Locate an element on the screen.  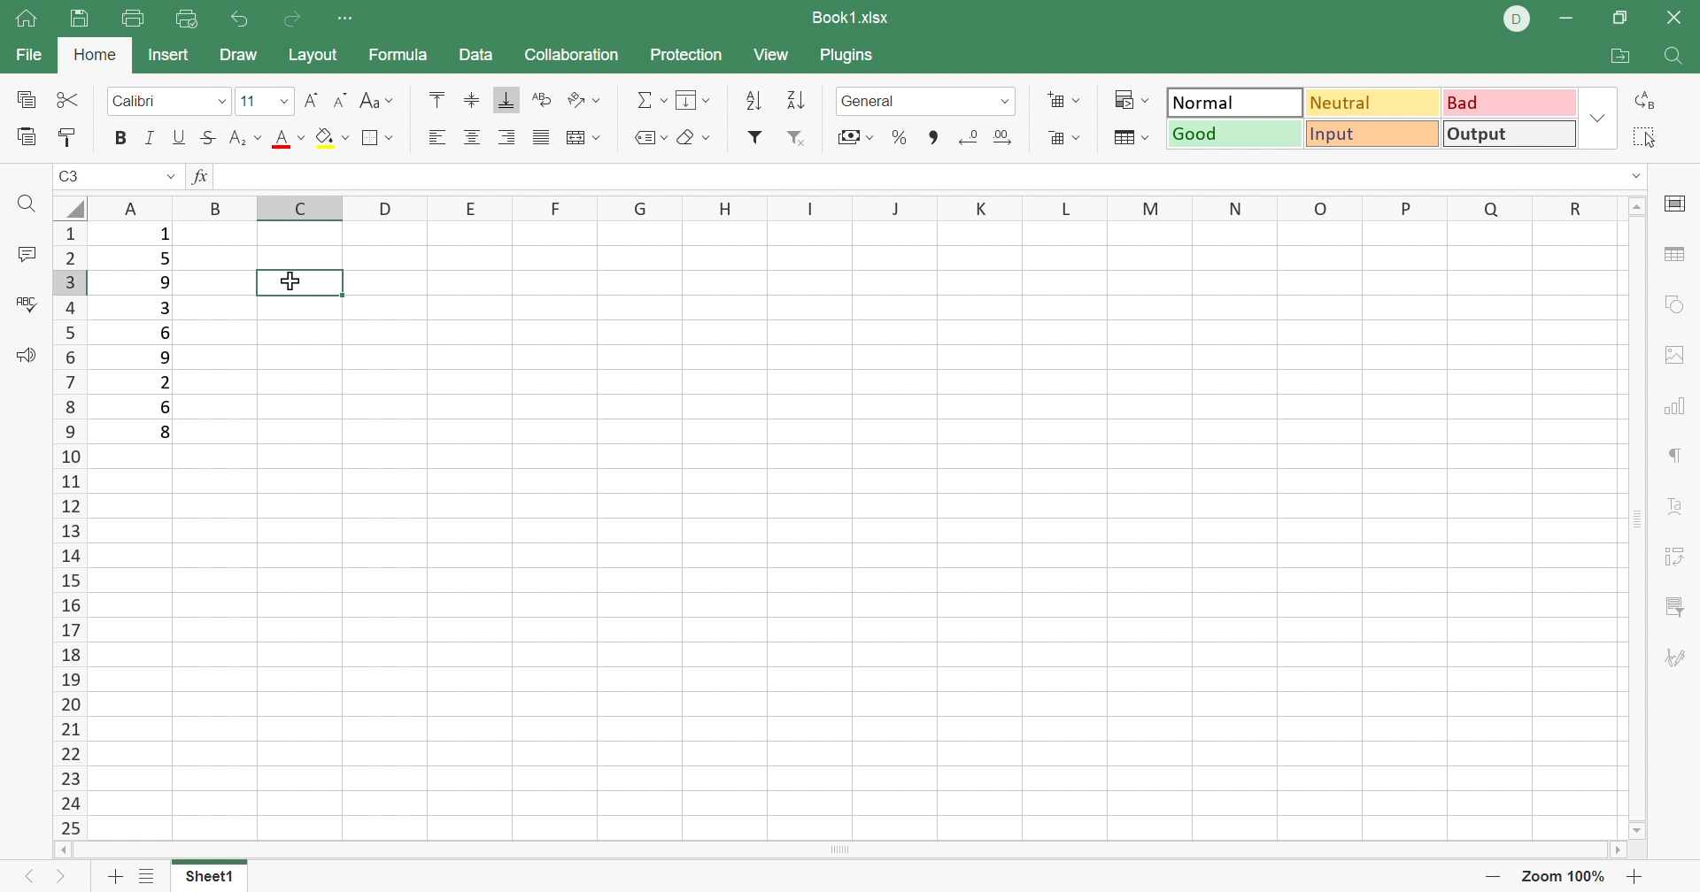
Comma style is located at coordinates (936, 137).